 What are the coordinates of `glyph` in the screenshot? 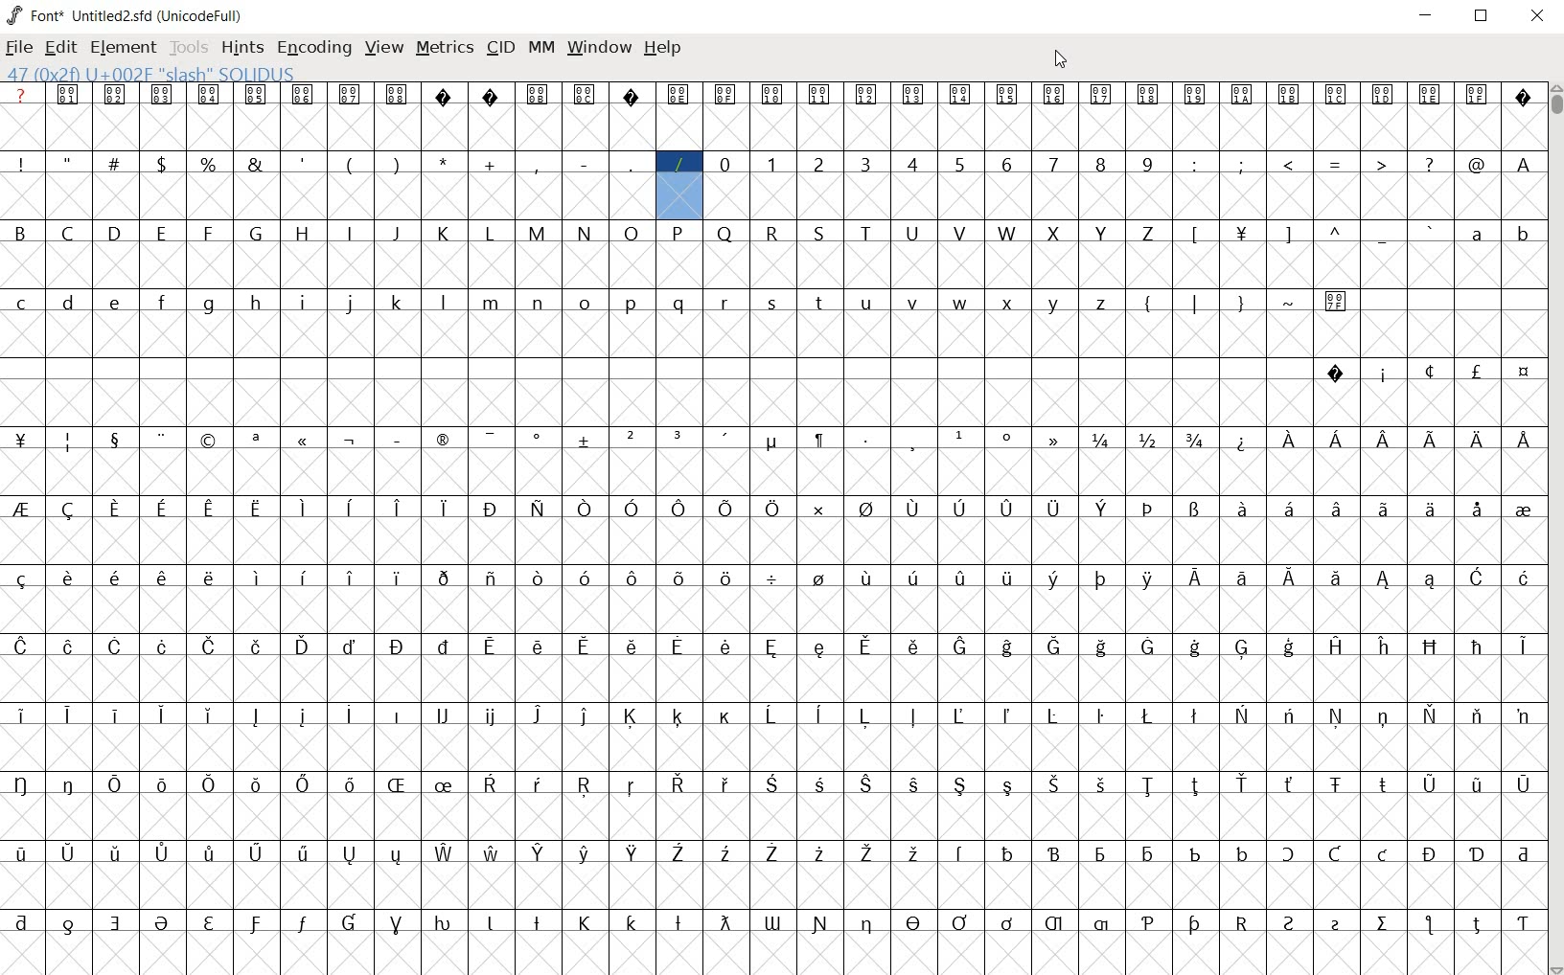 It's located at (724, 922).